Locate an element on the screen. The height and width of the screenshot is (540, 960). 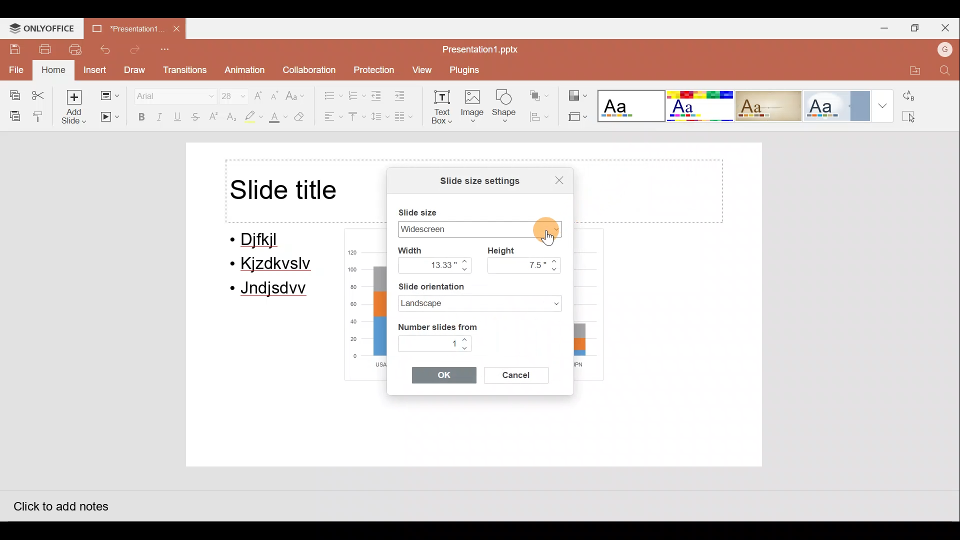
Minimize is located at coordinates (881, 30).